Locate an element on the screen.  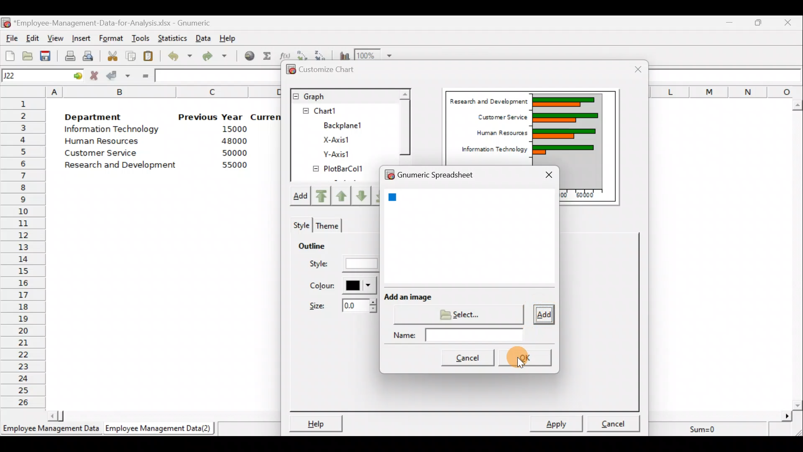
Move up is located at coordinates (360, 195).